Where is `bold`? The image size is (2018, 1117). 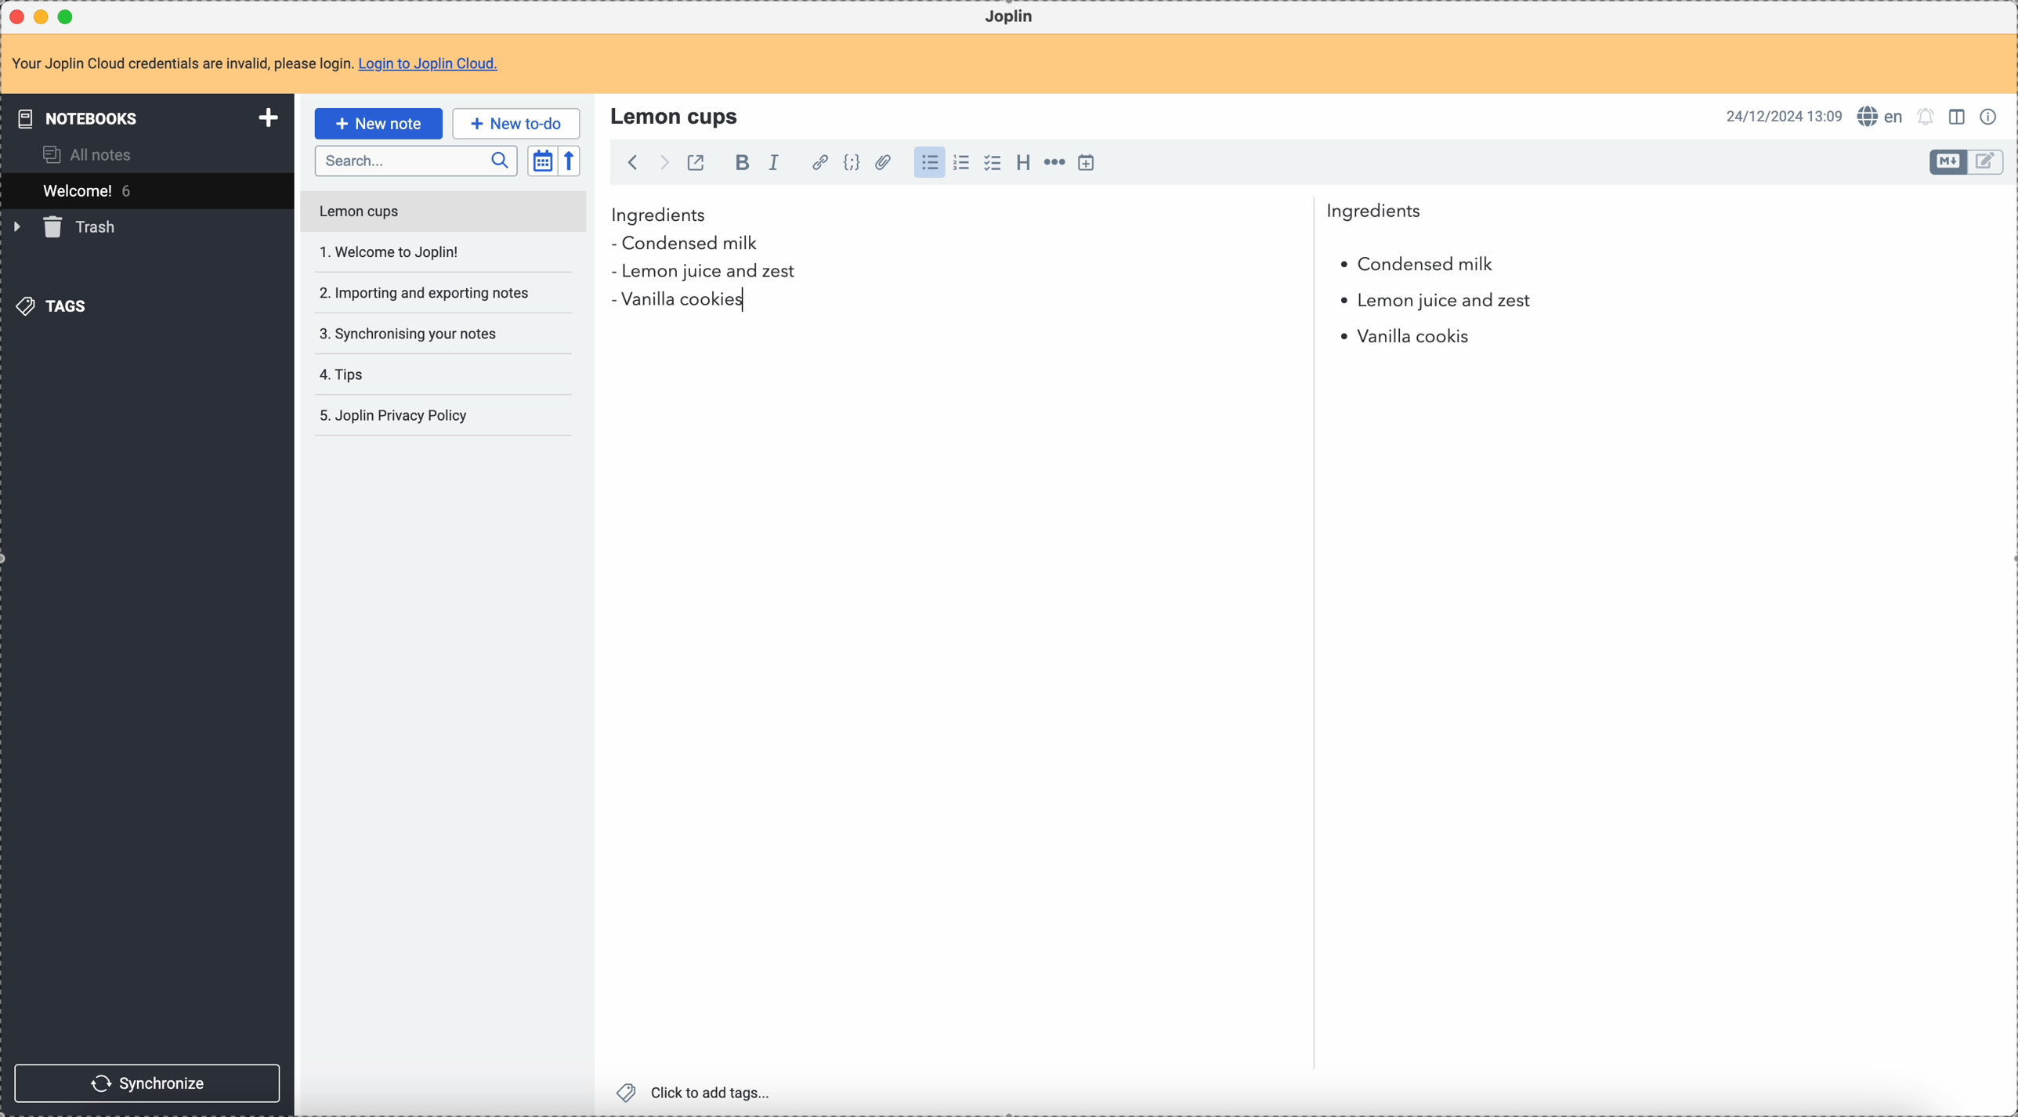
bold is located at coordinates (738, 164).